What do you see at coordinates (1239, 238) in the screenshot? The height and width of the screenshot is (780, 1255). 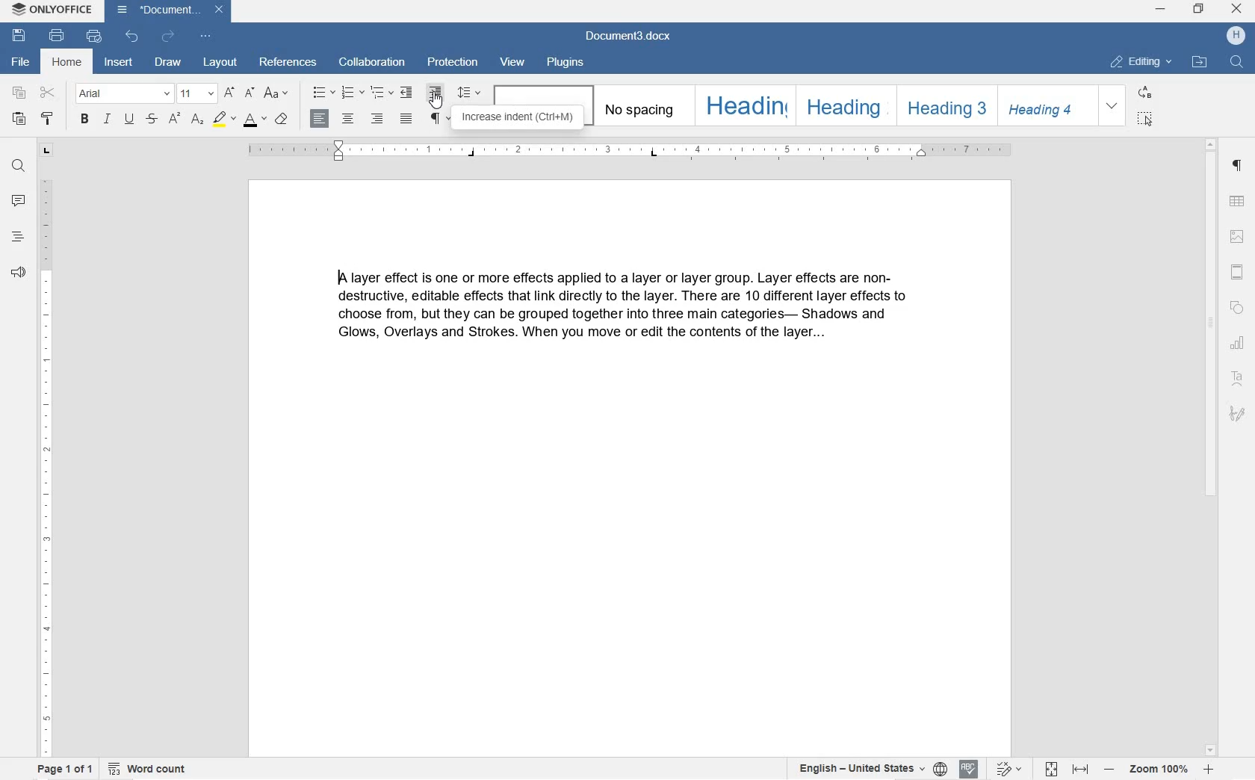 I see `IMAGE` at bounding box center [1239, 238].